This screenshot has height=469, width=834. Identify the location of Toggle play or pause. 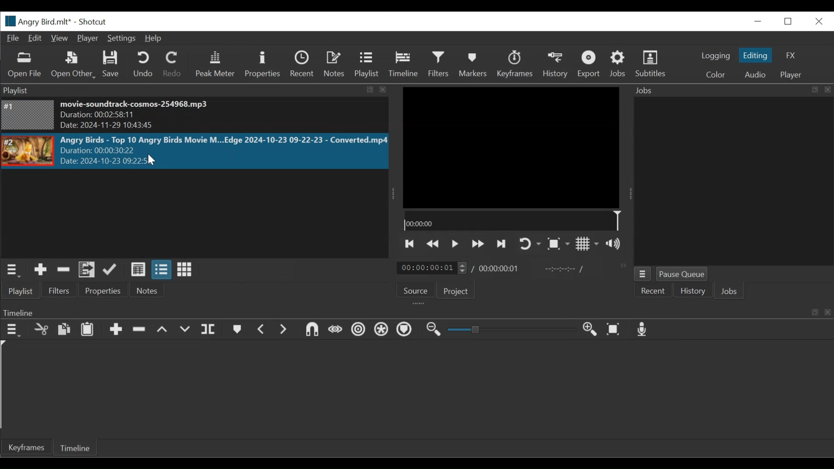
(455, 244).